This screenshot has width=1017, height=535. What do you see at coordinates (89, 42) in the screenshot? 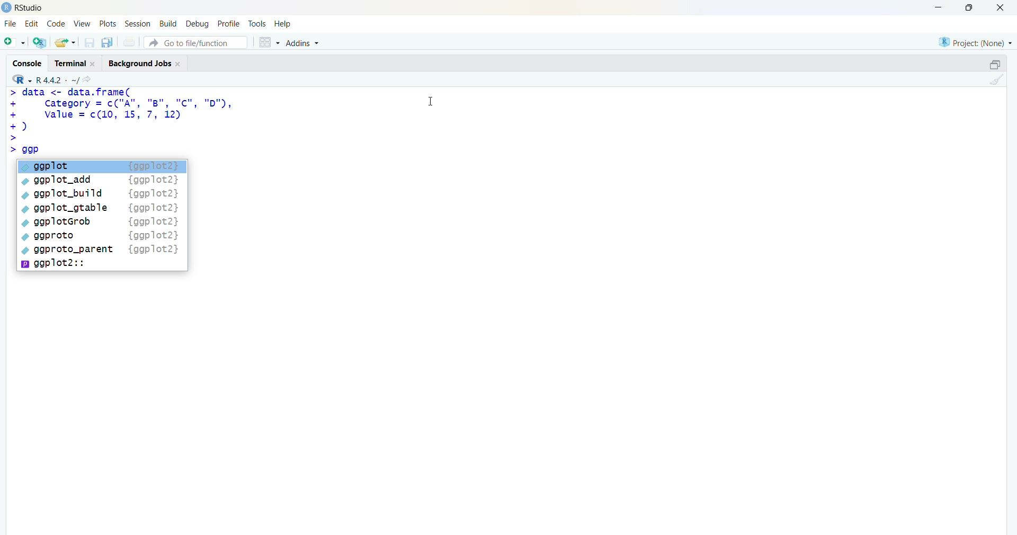
I see `save current document` at bounding box center [89, 42].